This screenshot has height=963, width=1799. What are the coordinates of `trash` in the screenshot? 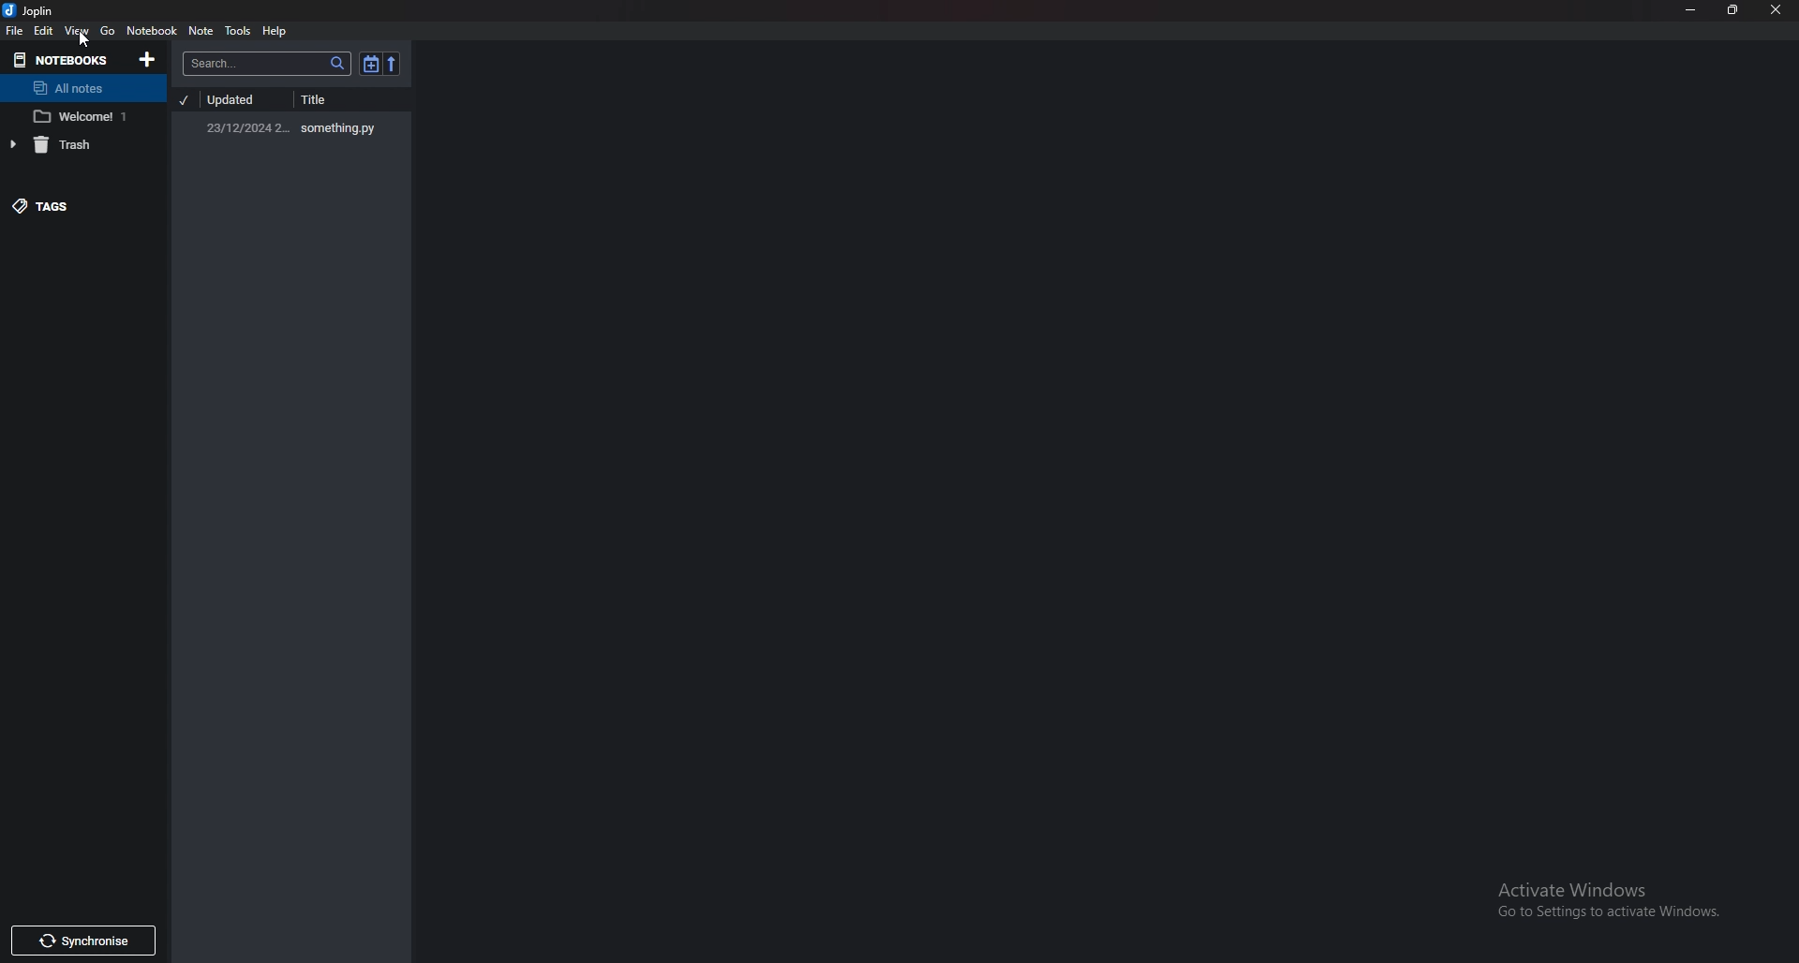 It's located at (75, 144).